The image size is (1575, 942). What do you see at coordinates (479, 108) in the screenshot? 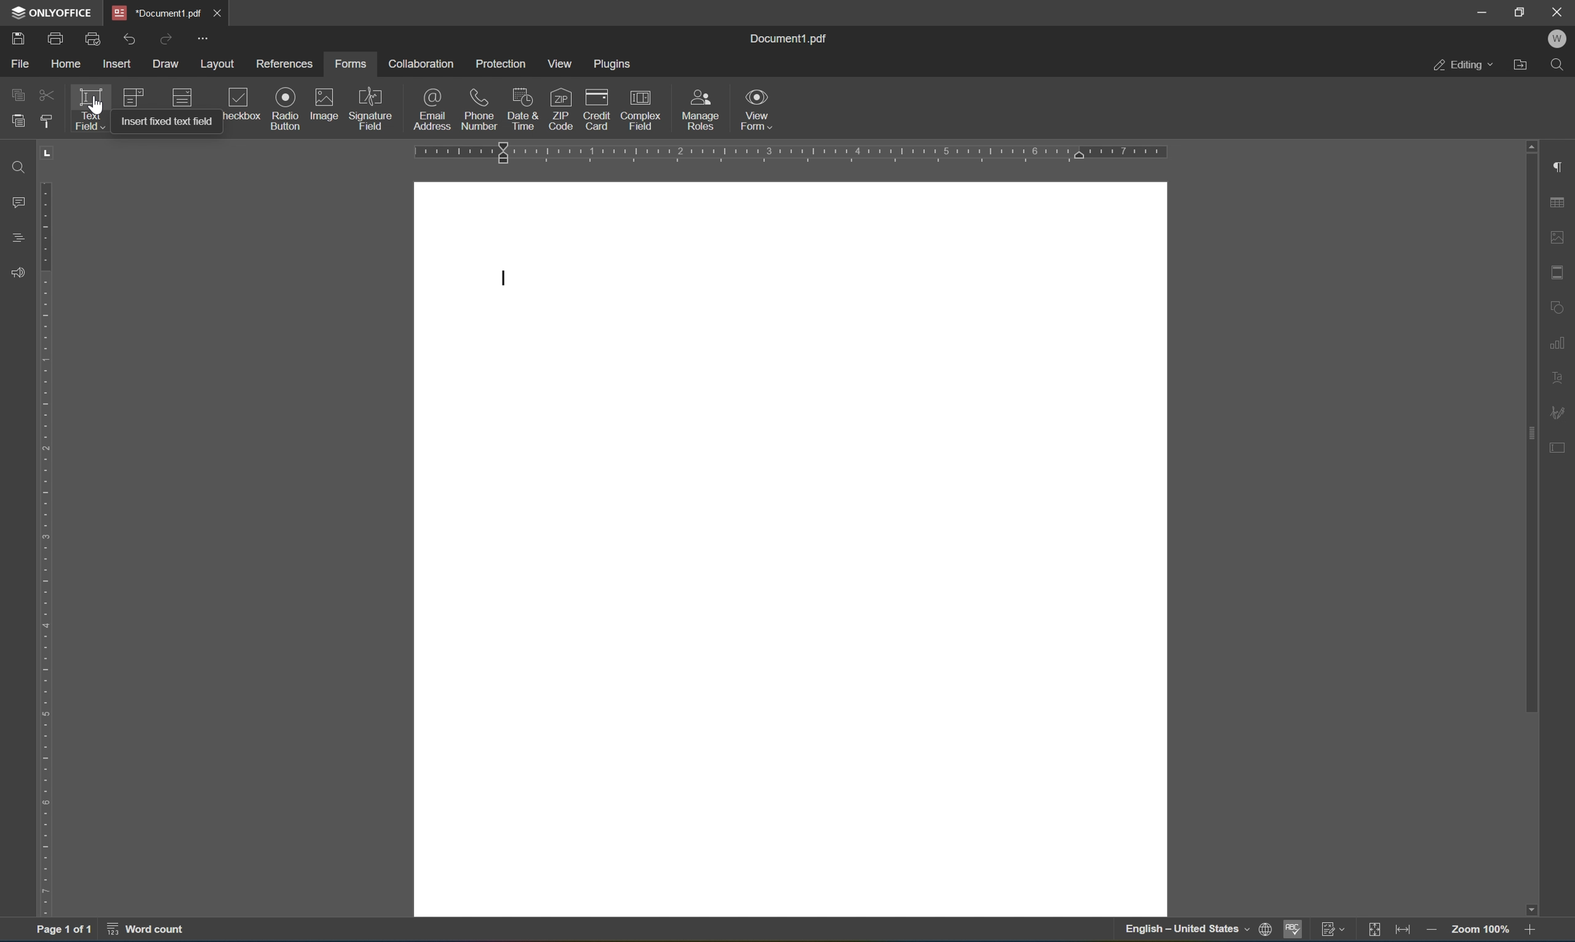
I see `phone number` at bounding box center [479, 108].